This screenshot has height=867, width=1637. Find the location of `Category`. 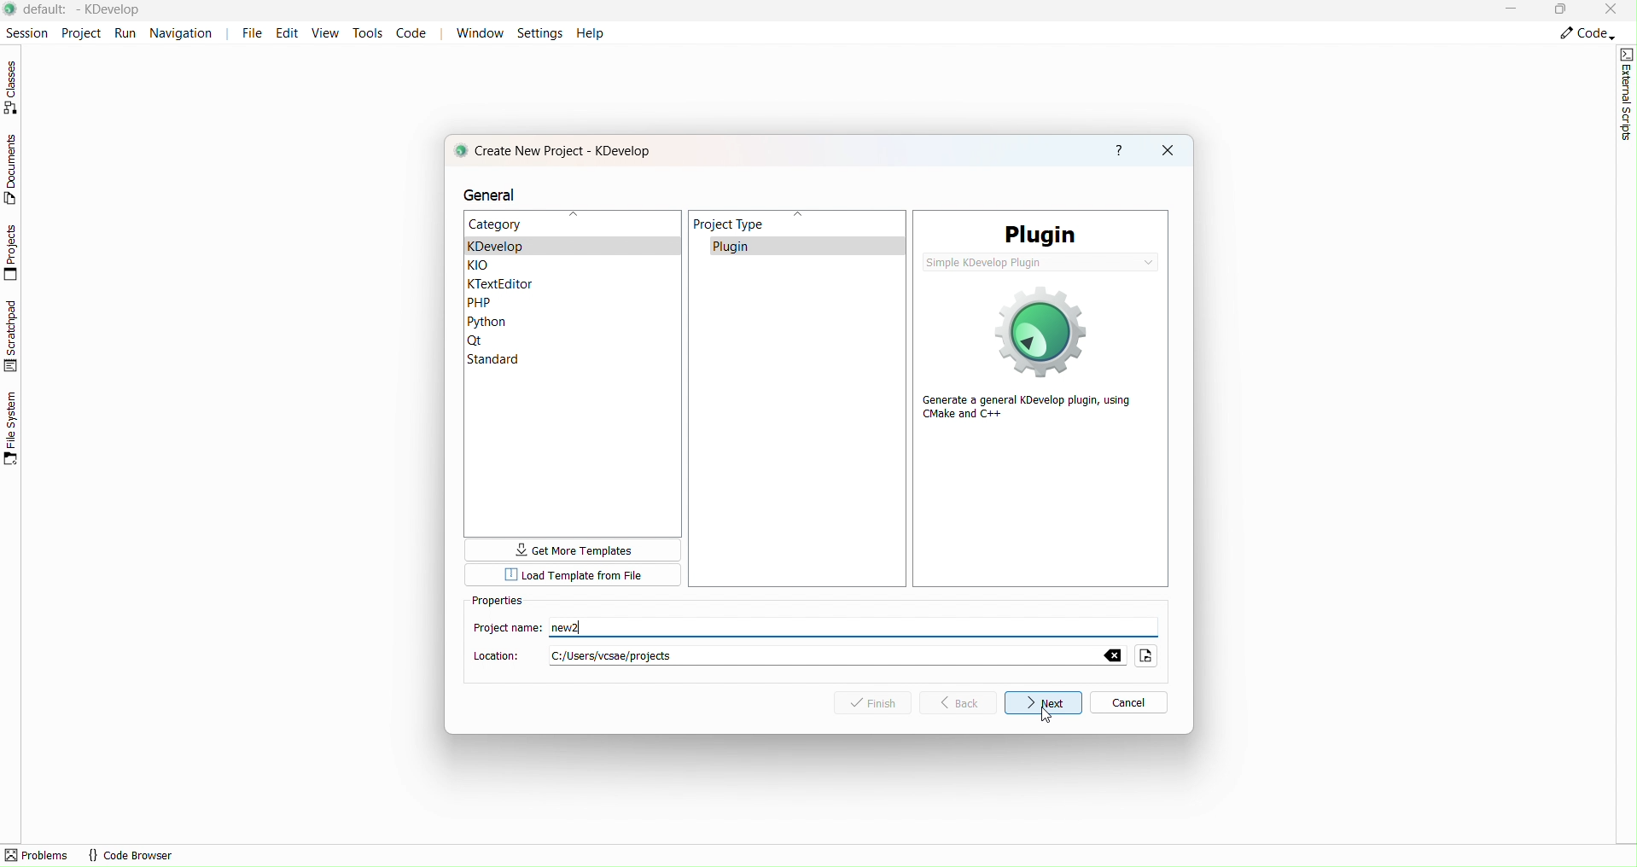

Category is located at coordinates (497, 225).